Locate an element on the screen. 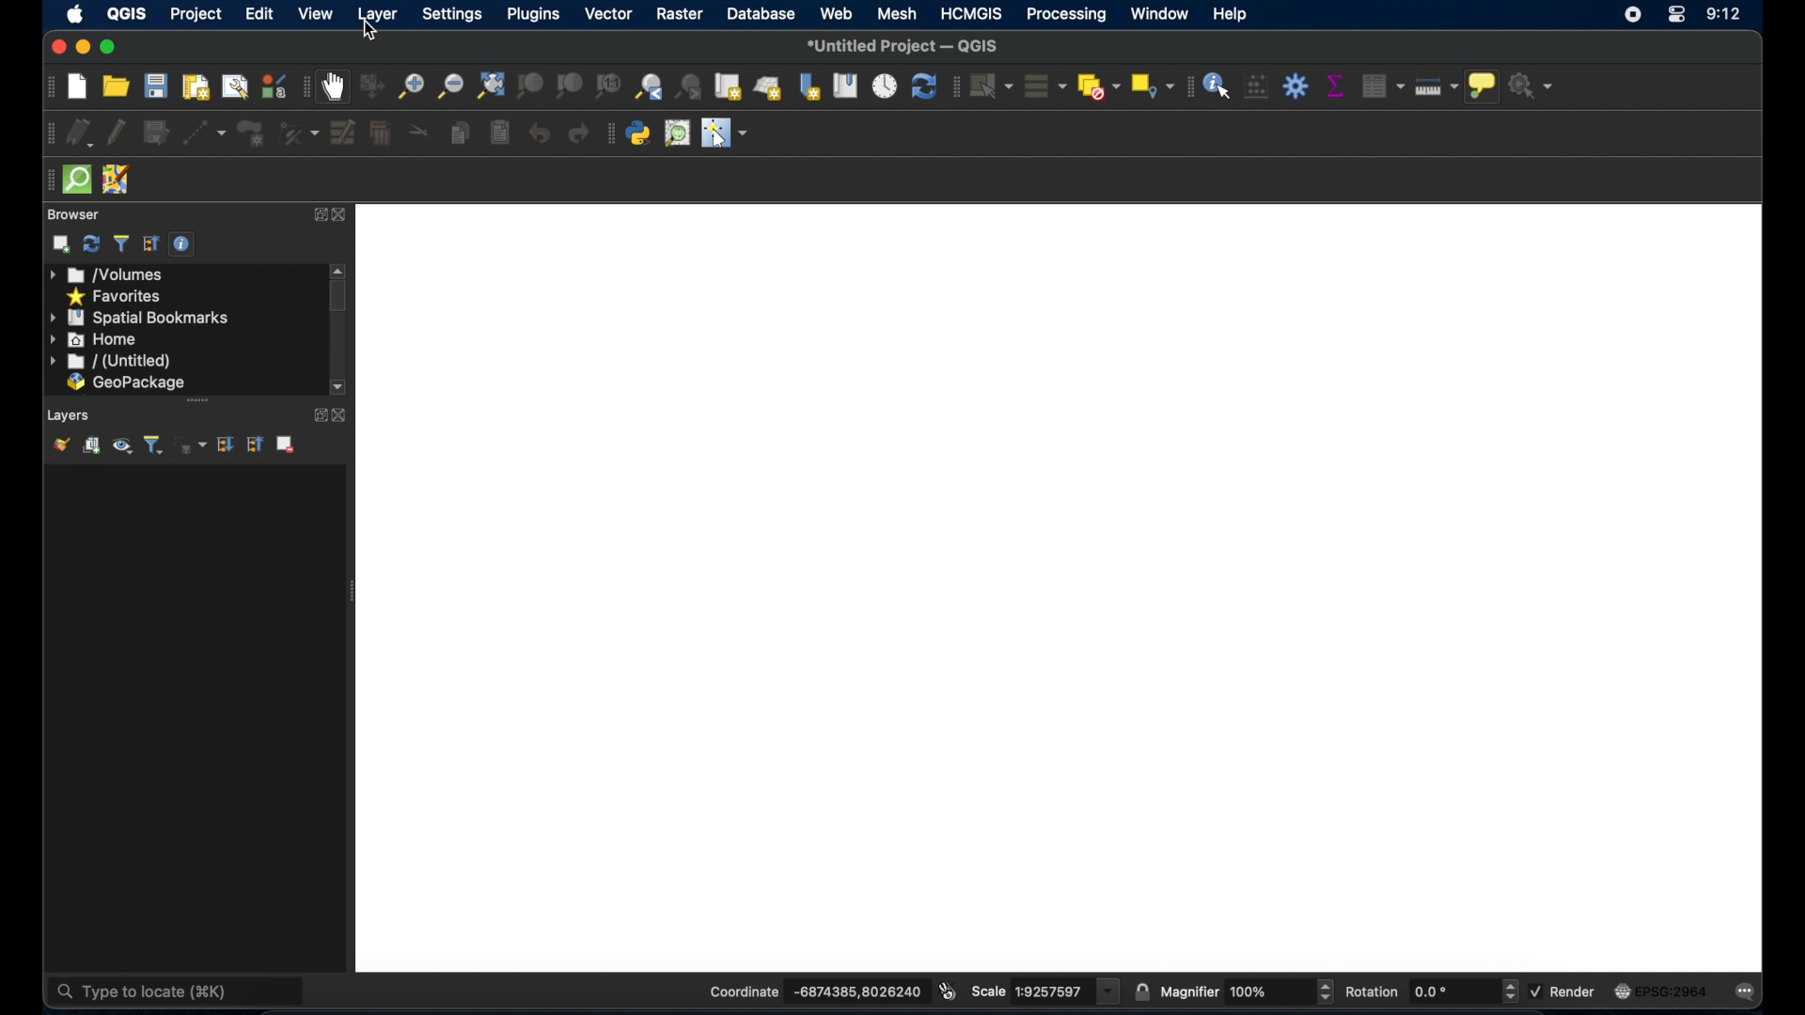  open project is located at coordinates (116, 86).